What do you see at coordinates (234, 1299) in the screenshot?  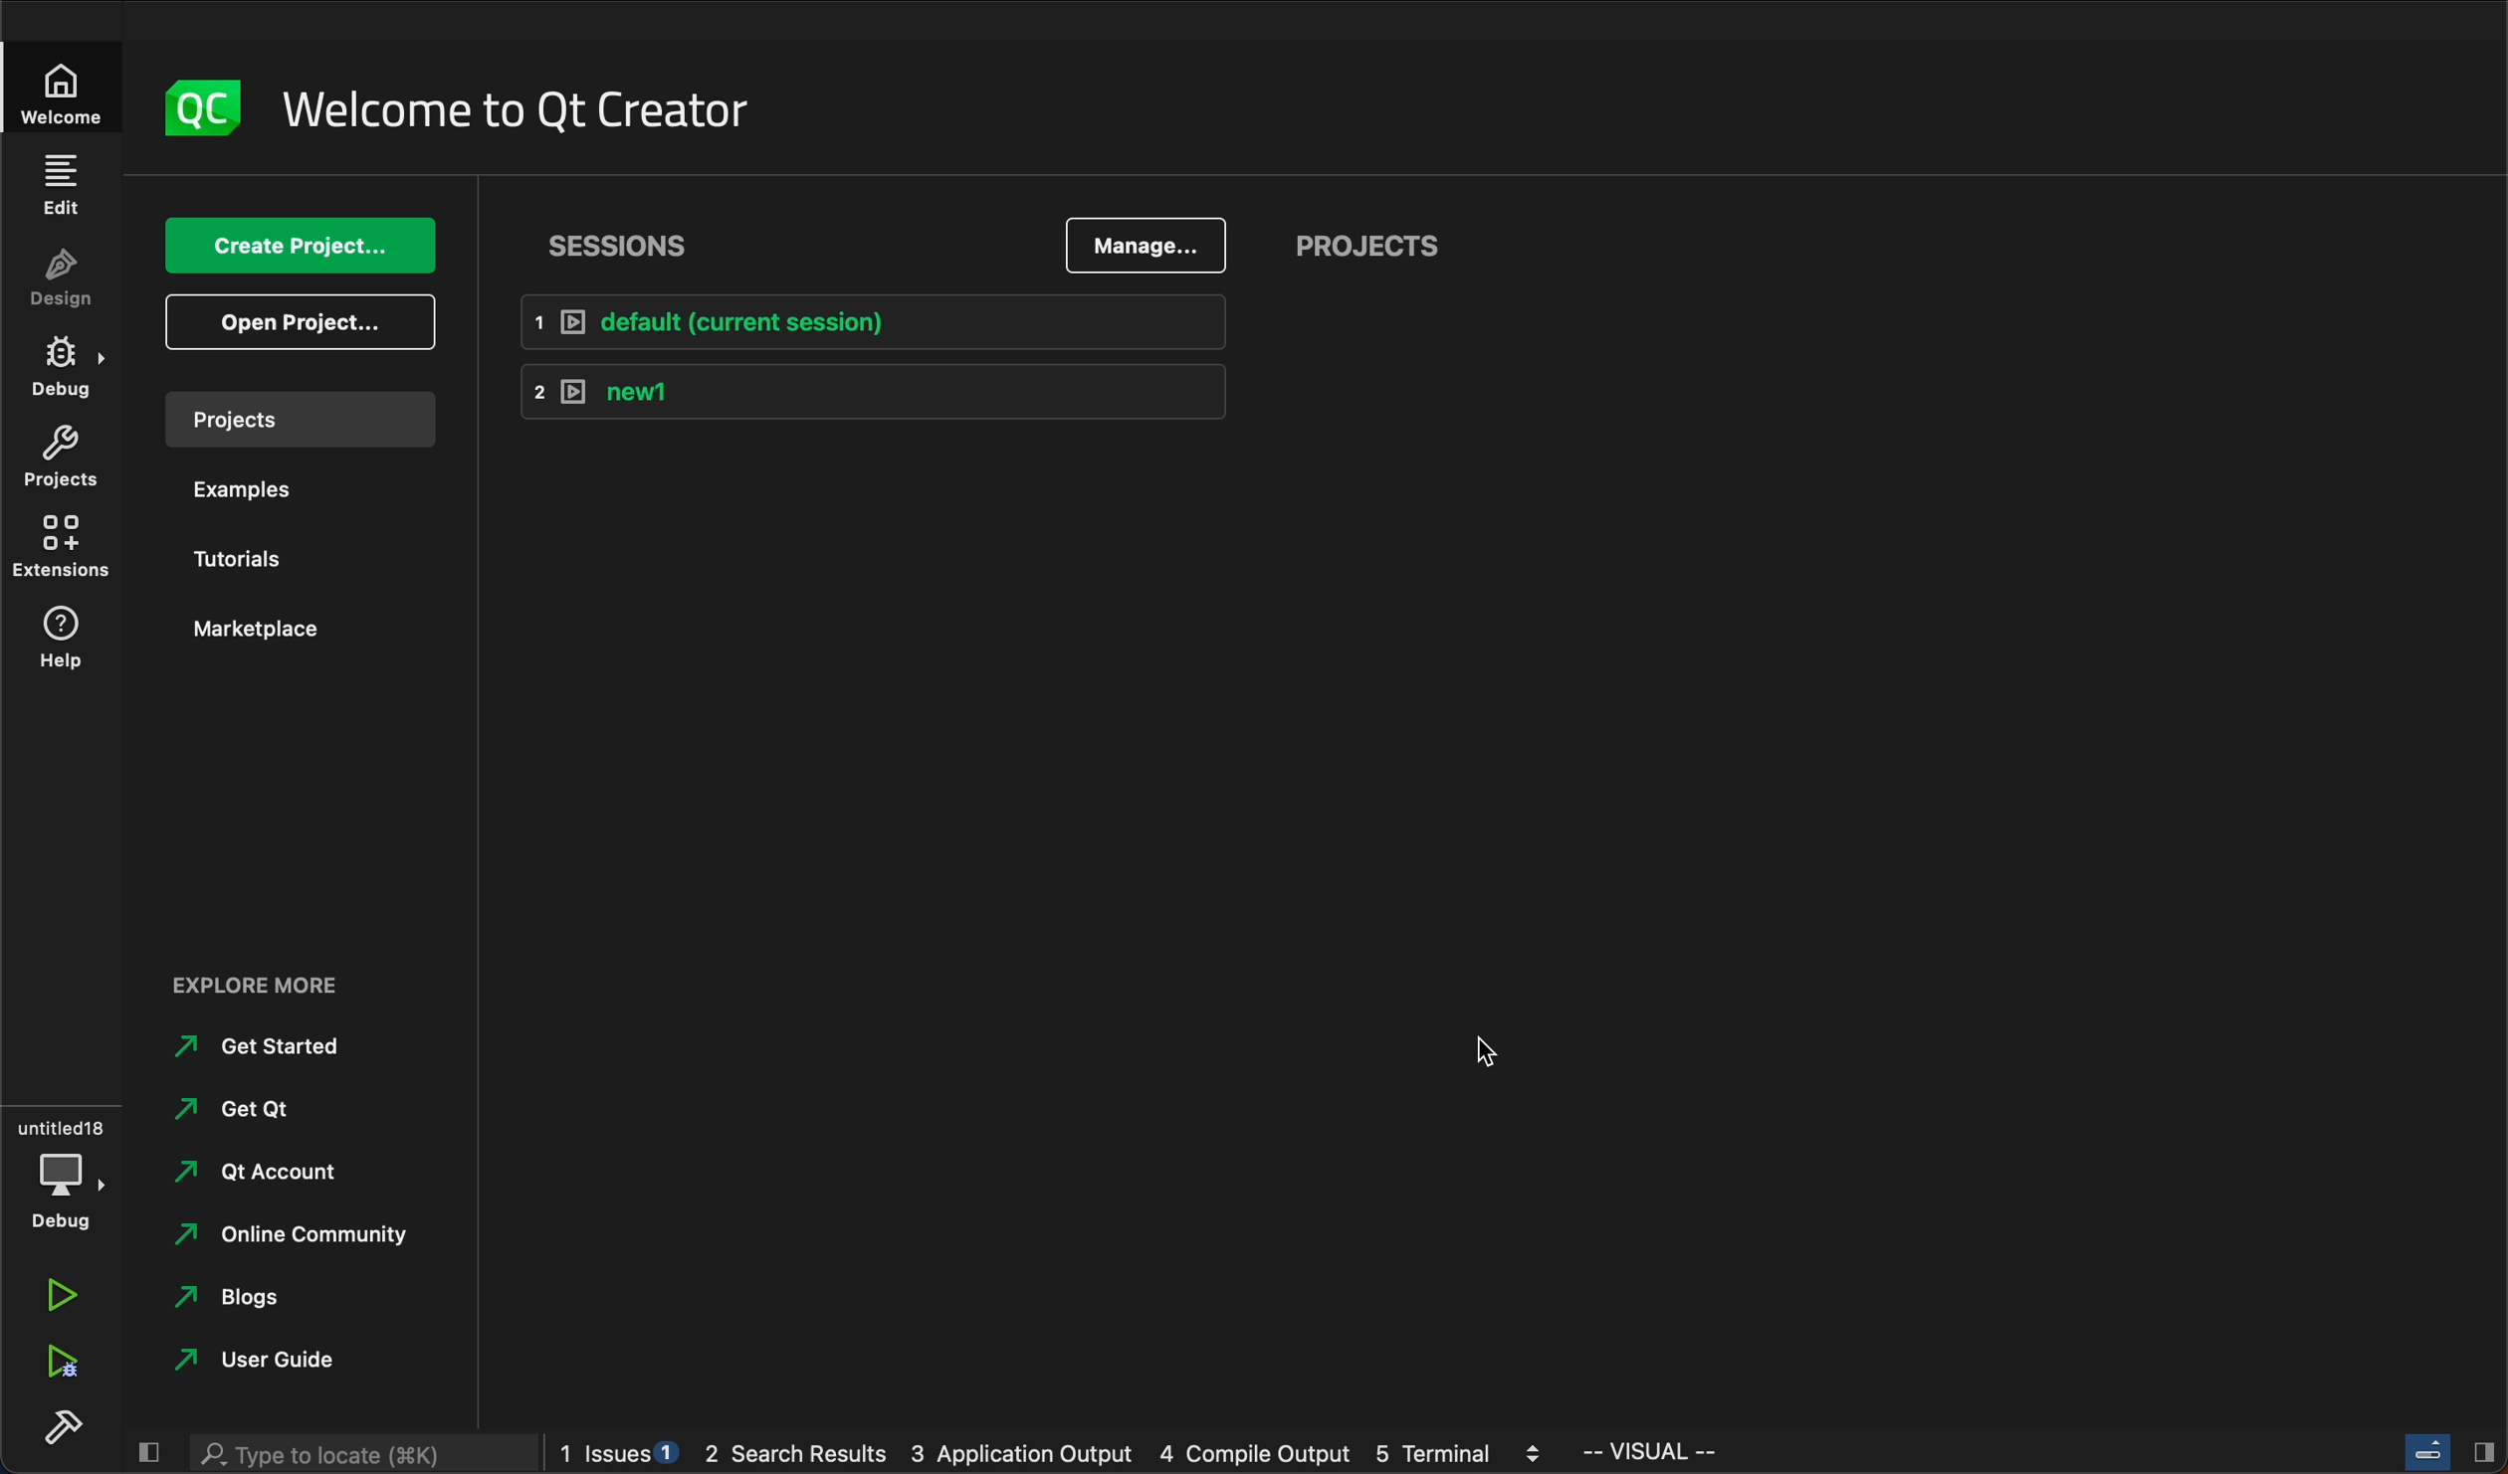 I see `blogs` at bounding box center [234, 1299].